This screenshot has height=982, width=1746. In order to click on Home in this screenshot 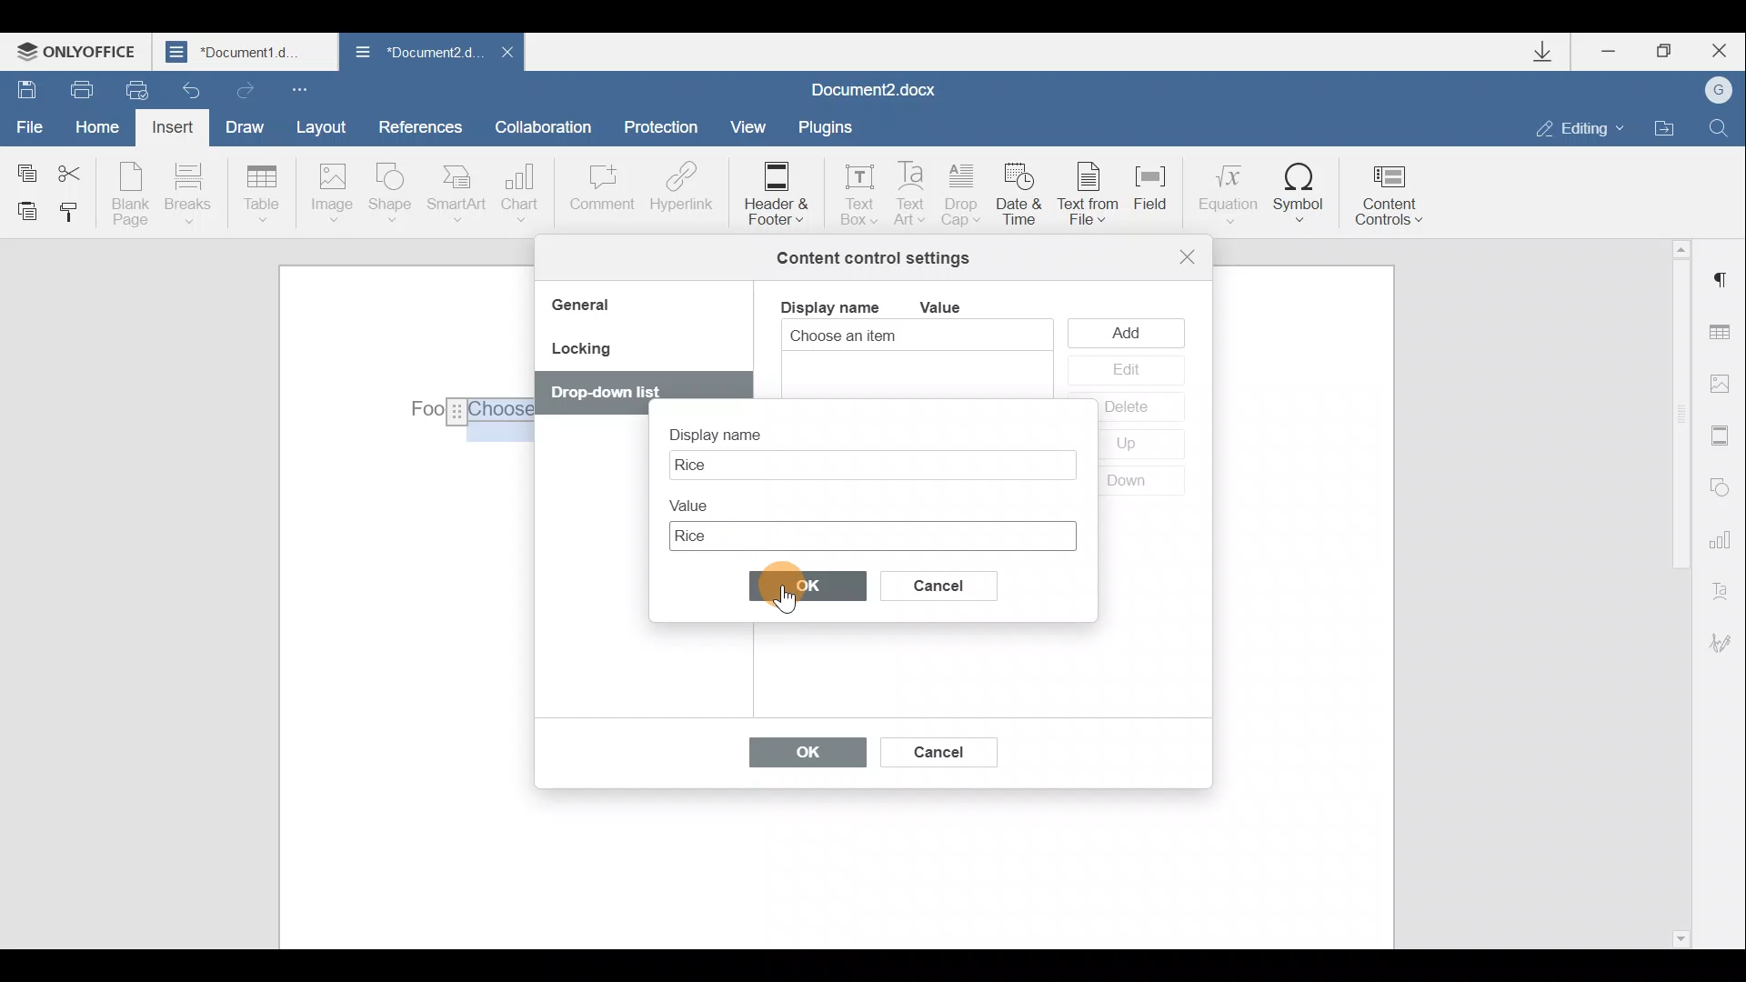, I will do `click(104, 129)`.